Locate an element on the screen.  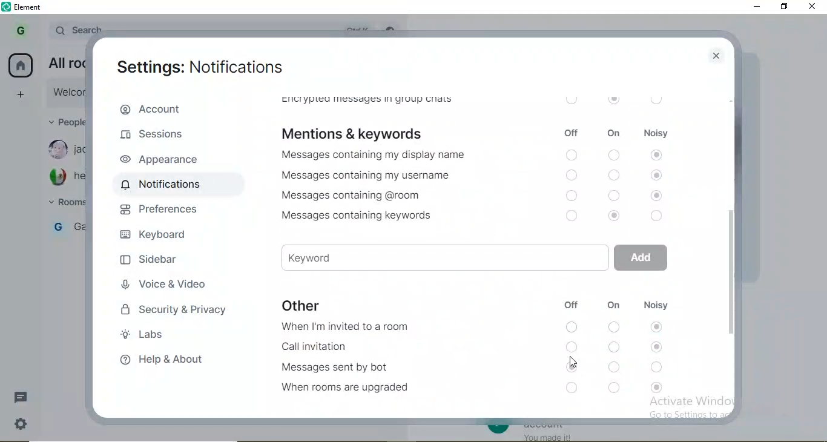
Messages containing @room is located at coordinates (357, 196).